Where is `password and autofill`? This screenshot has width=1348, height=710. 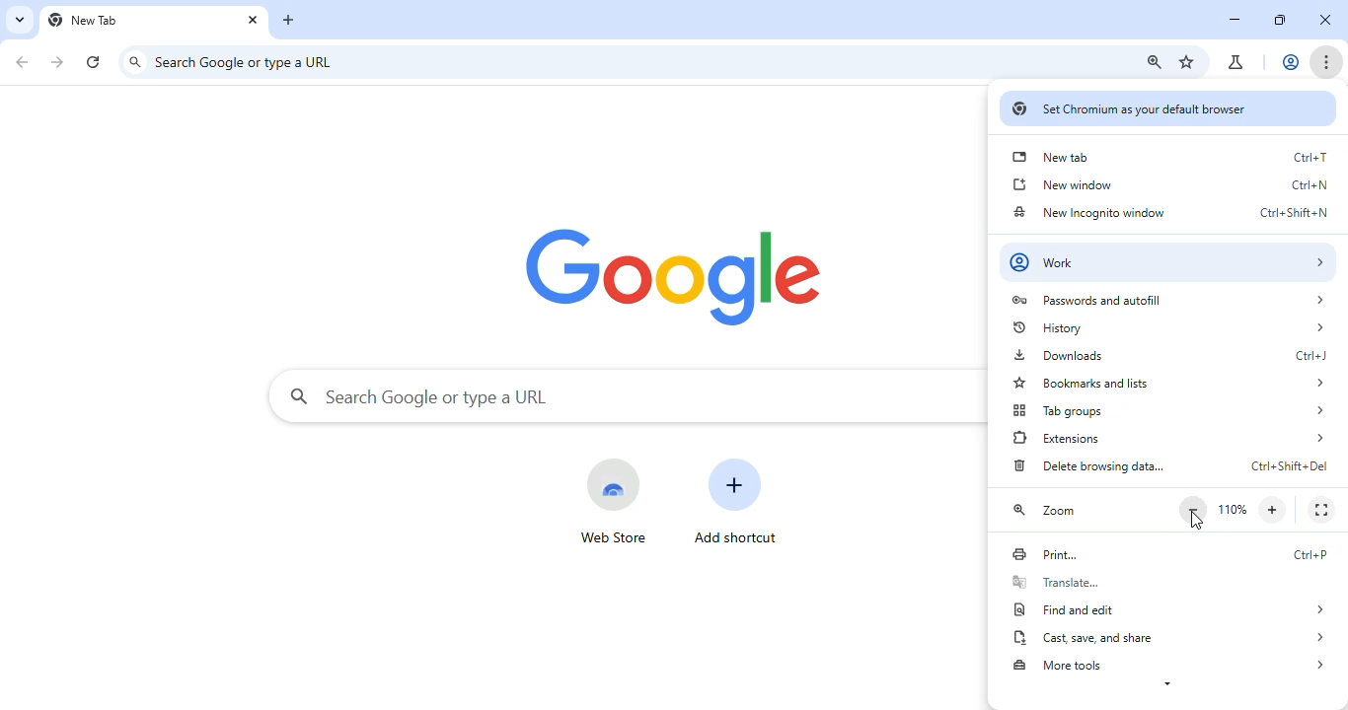
password and autofill is located at coordinates (1166, 300).